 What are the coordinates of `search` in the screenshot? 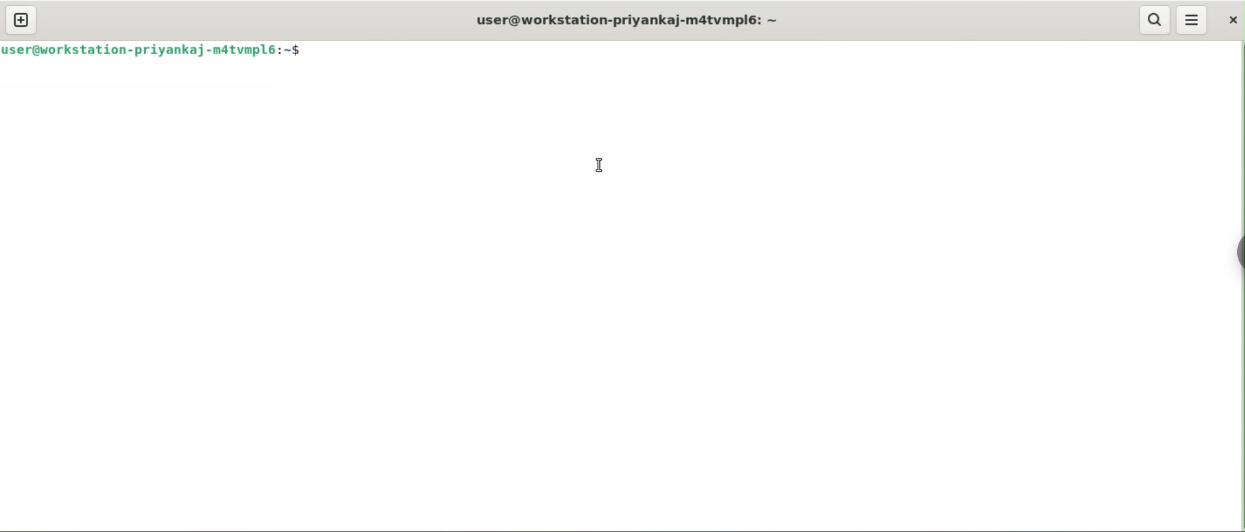 It's located at (1155, 21).